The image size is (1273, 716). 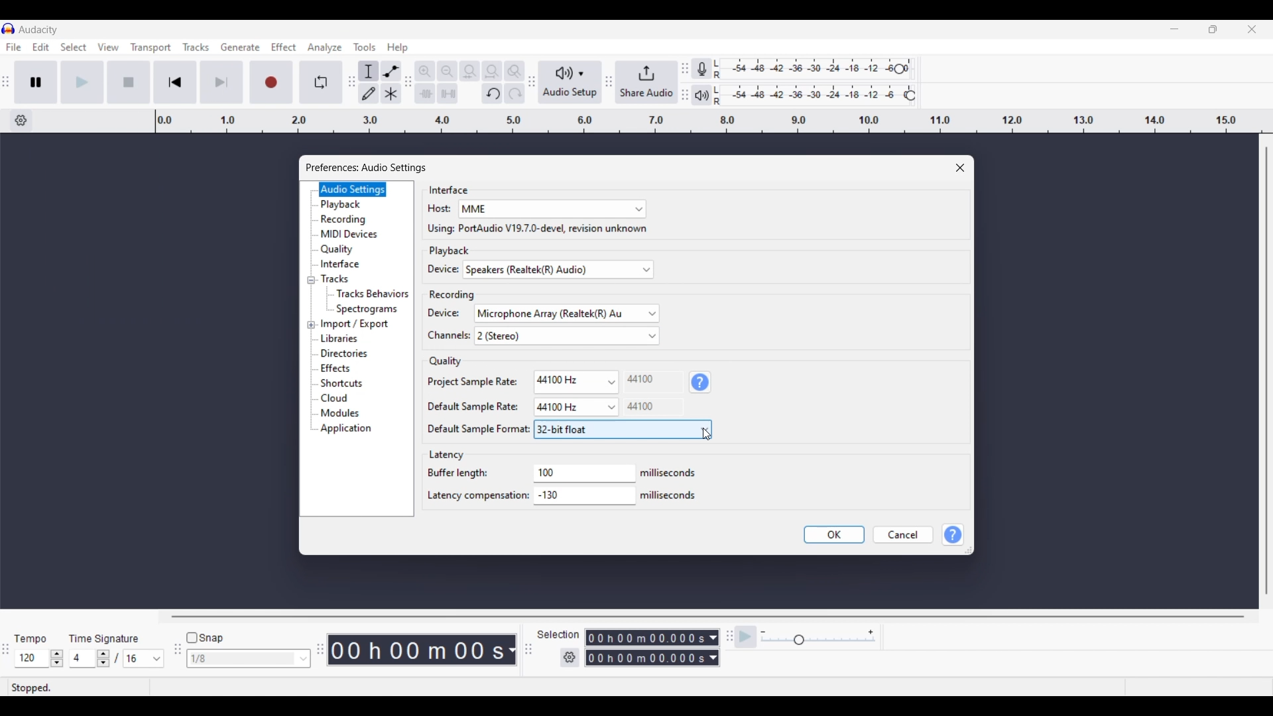 I want to click on Type in buffer length, so click(x=576, y=472).